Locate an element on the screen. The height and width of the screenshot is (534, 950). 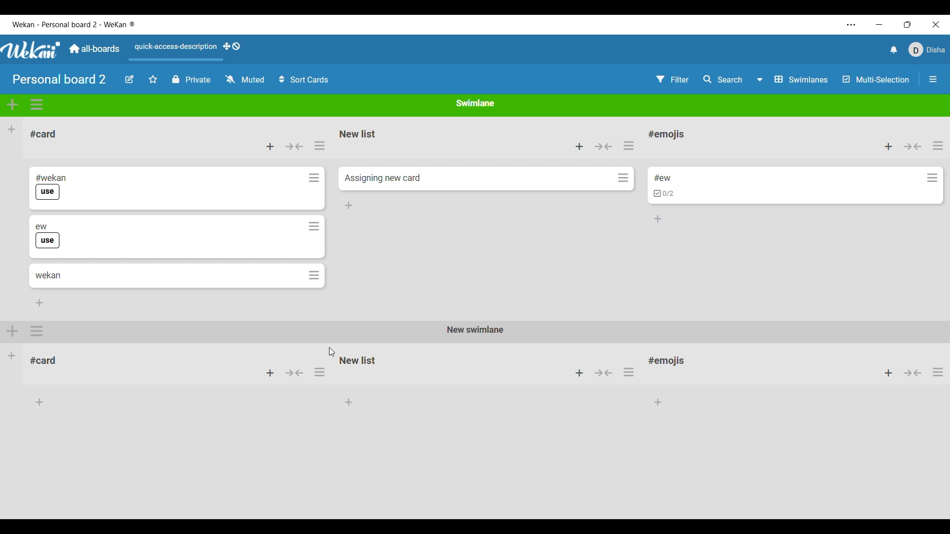
options is located at coordinates (939, 371).